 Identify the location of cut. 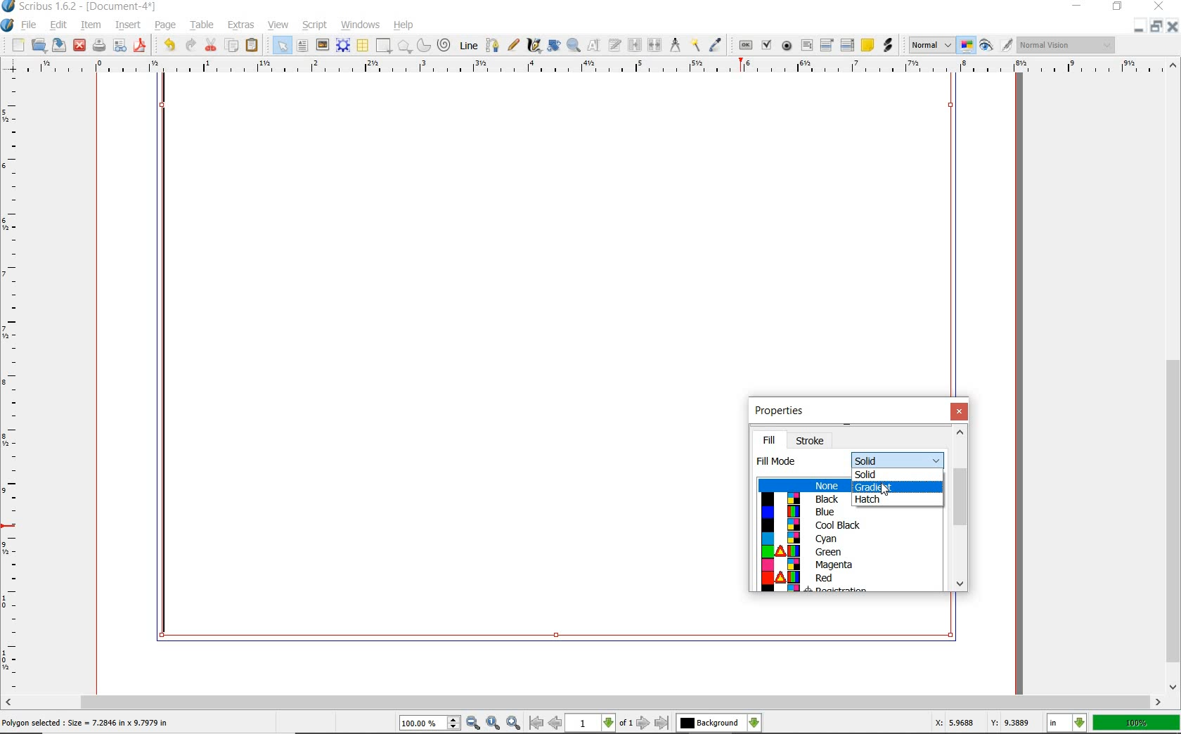
(212, 44).